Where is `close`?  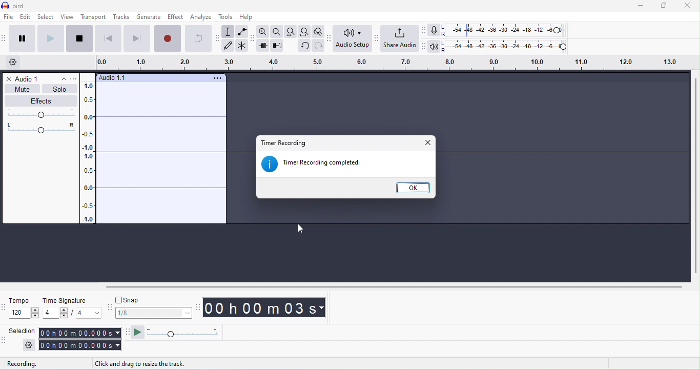 close is located at coordinates (414, 188).